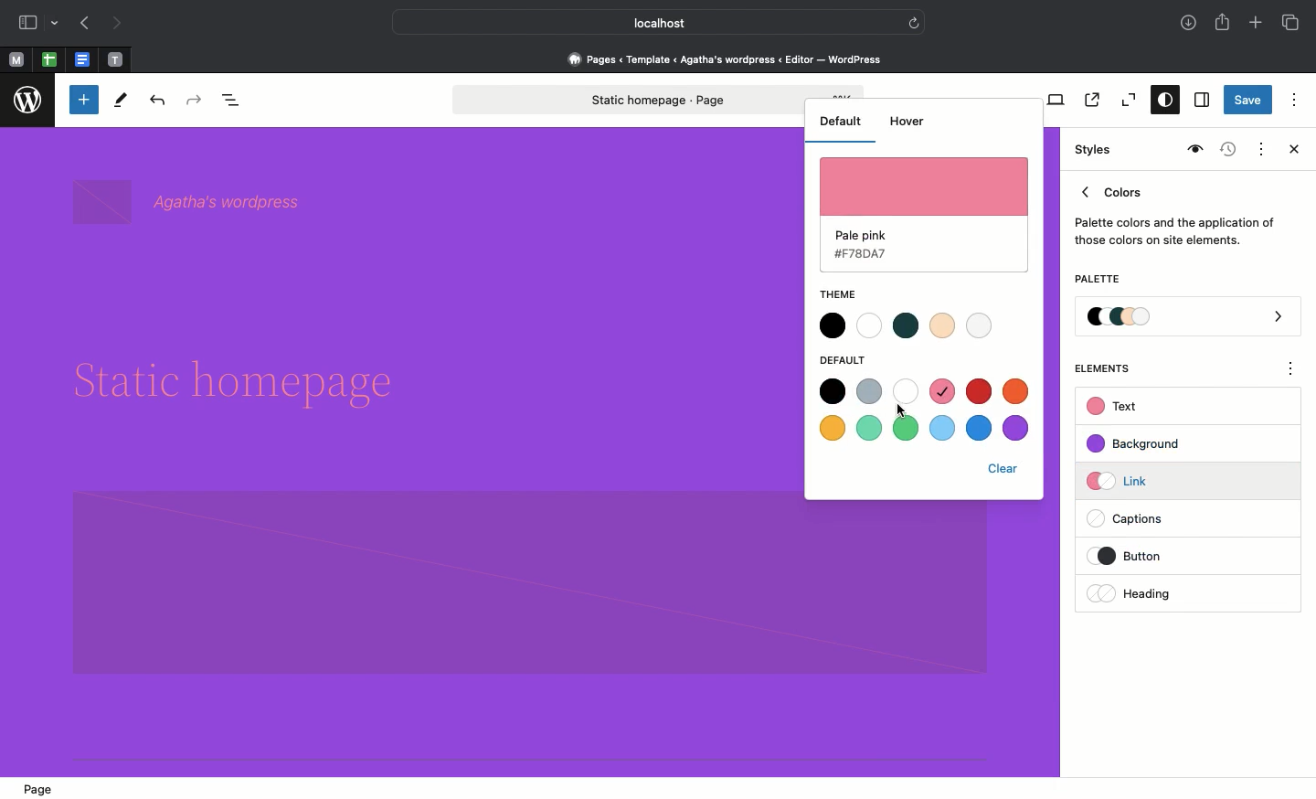  What do you see at coordinates (1200, 101) in the screenshot?
I see `Settings` at bounding box center [1200, 101].